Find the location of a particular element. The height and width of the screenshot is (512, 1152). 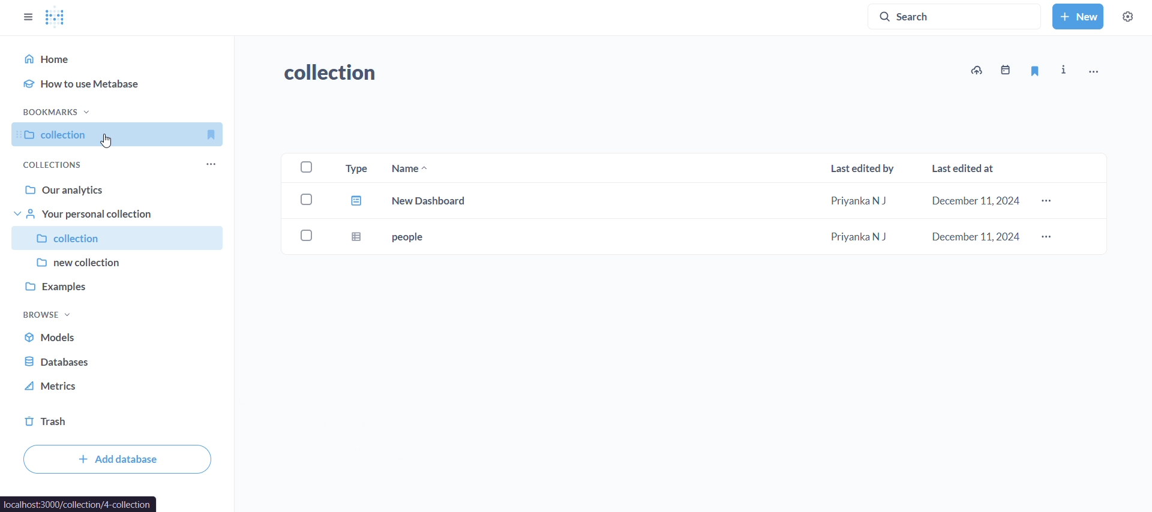

search is located at coordinates (956, 15).